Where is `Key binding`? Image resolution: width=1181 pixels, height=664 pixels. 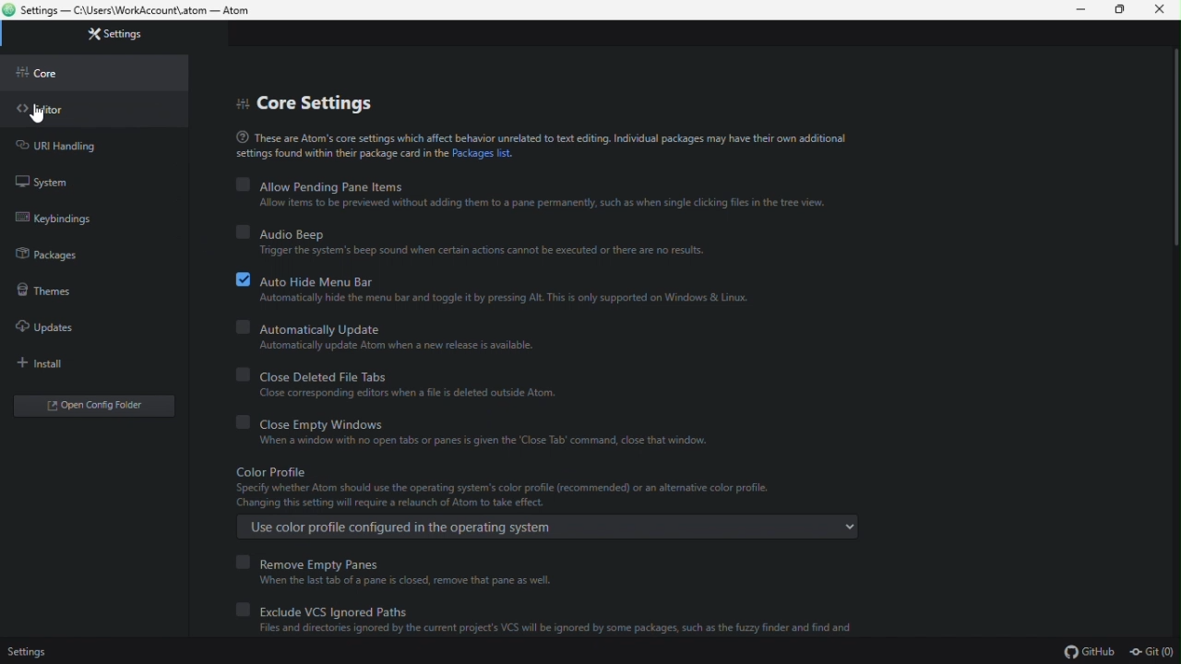
Key binding is located at coordinates (64, 219).